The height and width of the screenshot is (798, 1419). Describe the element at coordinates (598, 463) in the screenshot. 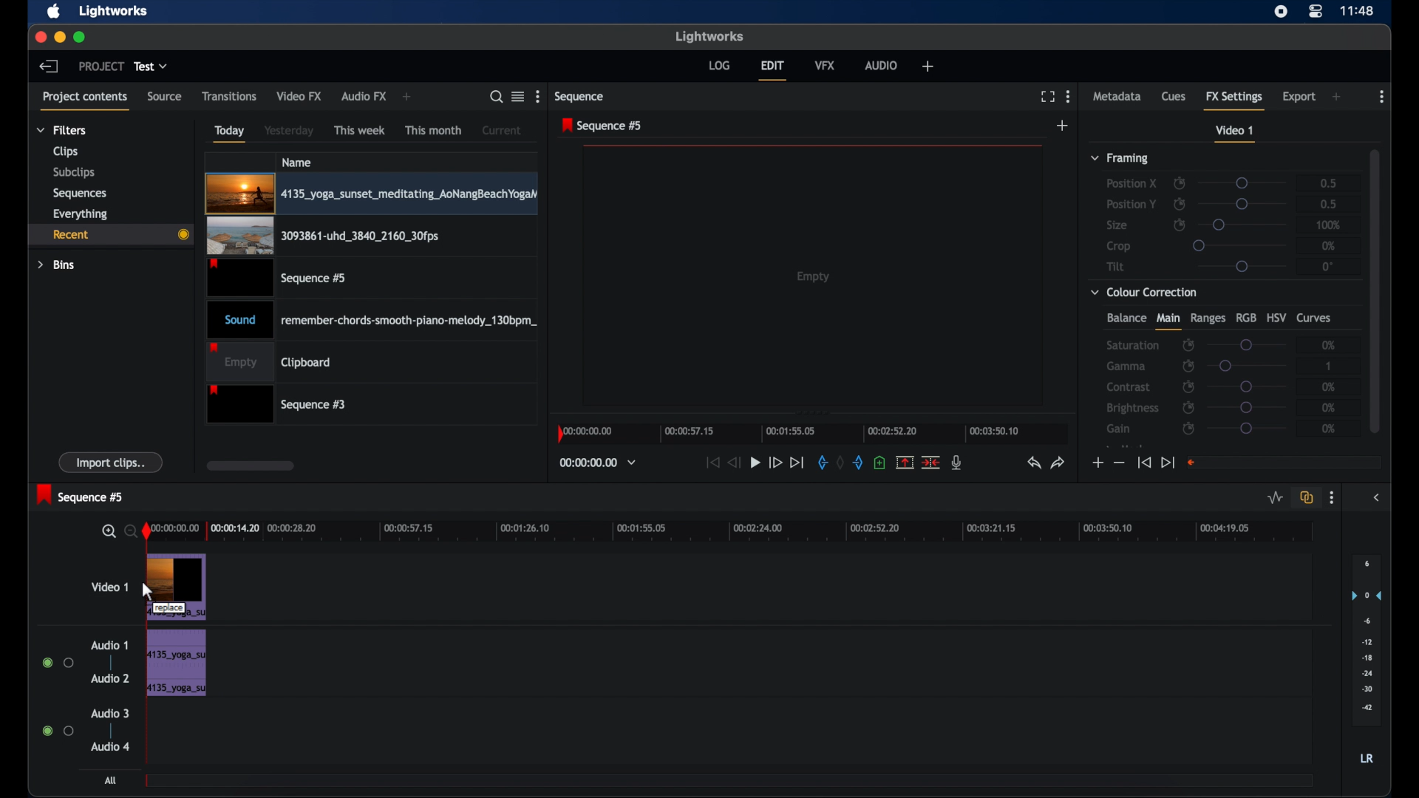

I see `timecodes and reels` at that location.